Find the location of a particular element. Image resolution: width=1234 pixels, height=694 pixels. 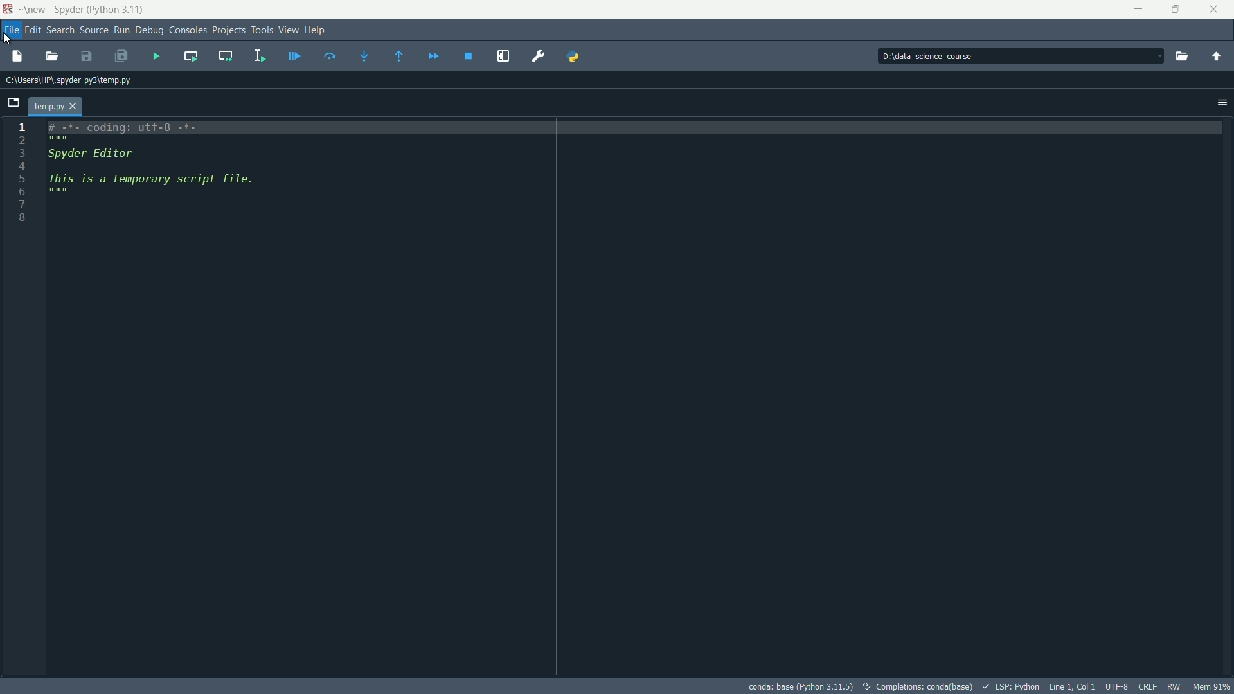

Cursor is located at coordinates (12, 41).